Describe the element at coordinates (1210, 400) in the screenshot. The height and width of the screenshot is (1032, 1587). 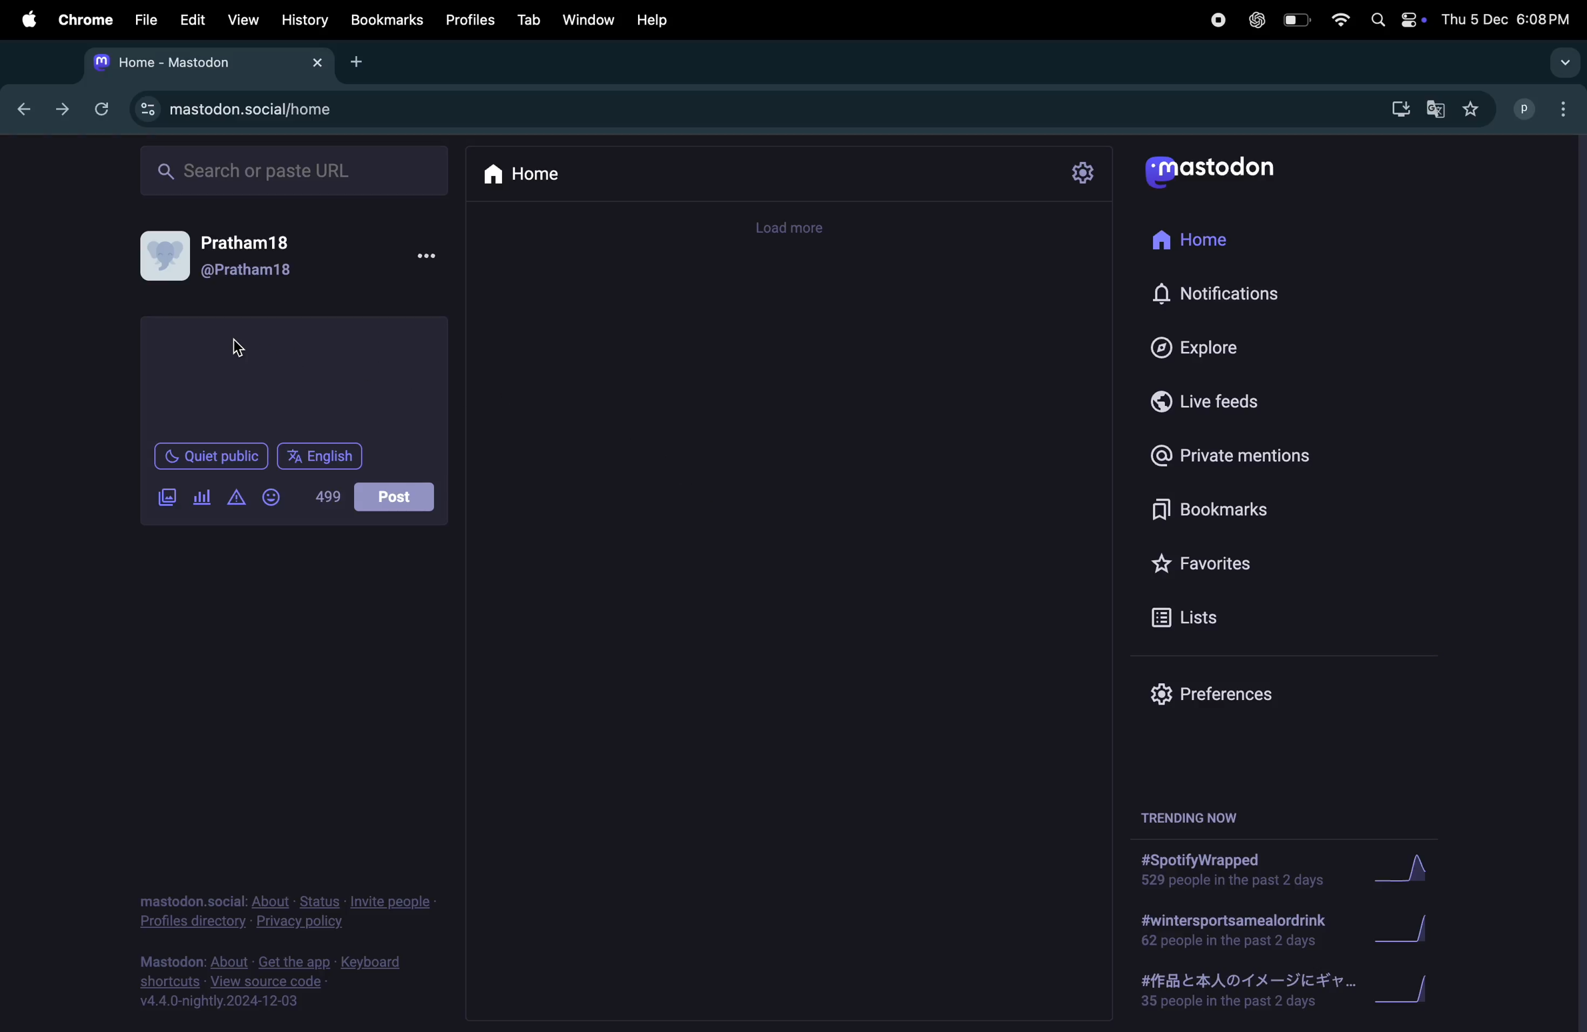
I see `Live feeds` at that location.